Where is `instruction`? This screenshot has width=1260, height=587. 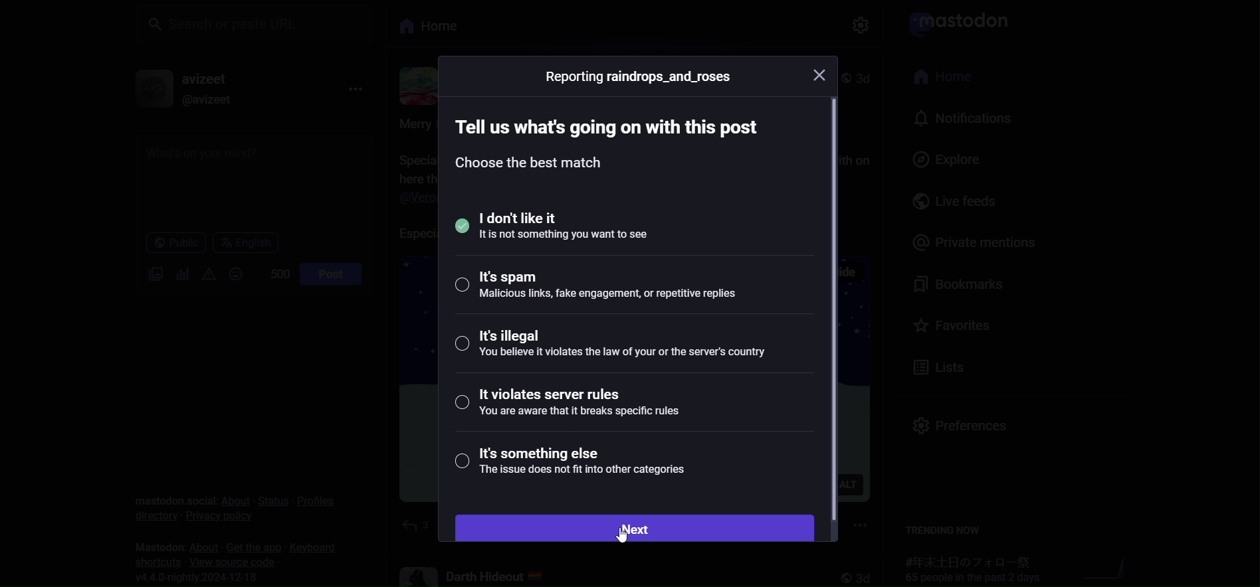
instruction is located at coordinates (599, 141).